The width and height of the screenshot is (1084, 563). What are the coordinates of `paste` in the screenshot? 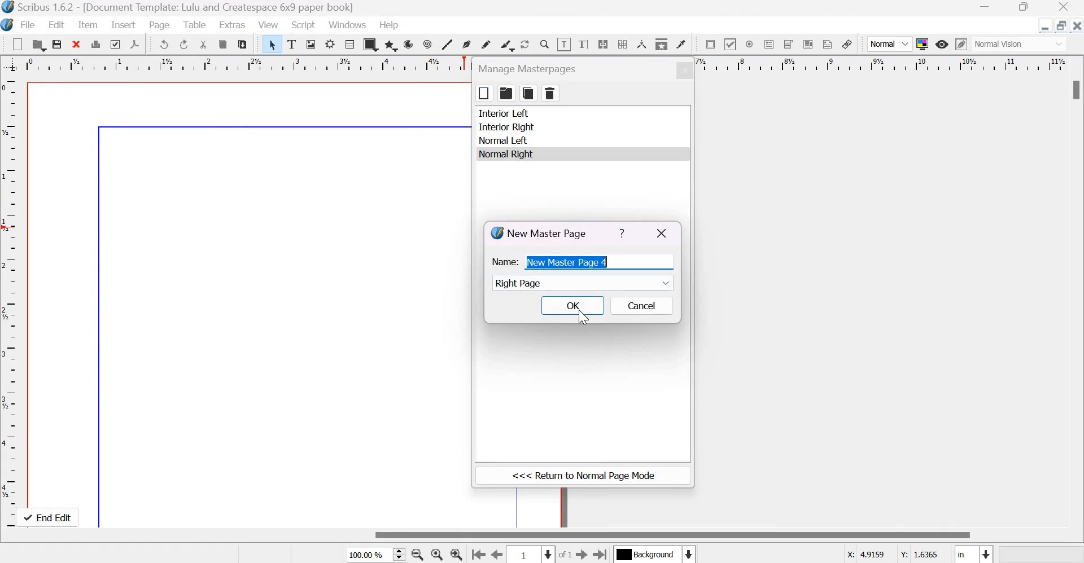 It's located at (242, 45).